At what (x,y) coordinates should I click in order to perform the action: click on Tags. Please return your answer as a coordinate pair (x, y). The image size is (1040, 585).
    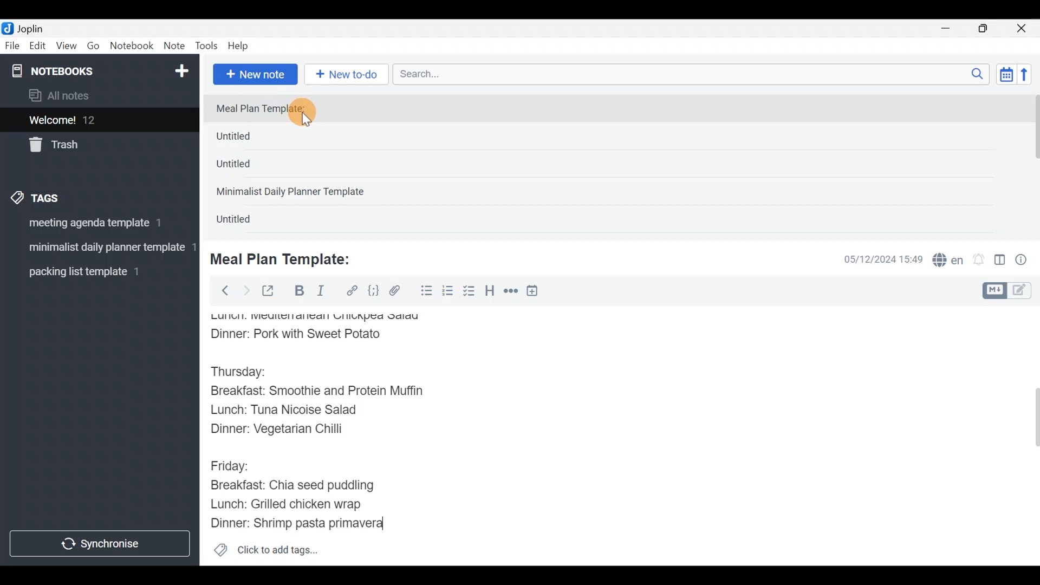
    Looking at the image, I should click on (61, 196).